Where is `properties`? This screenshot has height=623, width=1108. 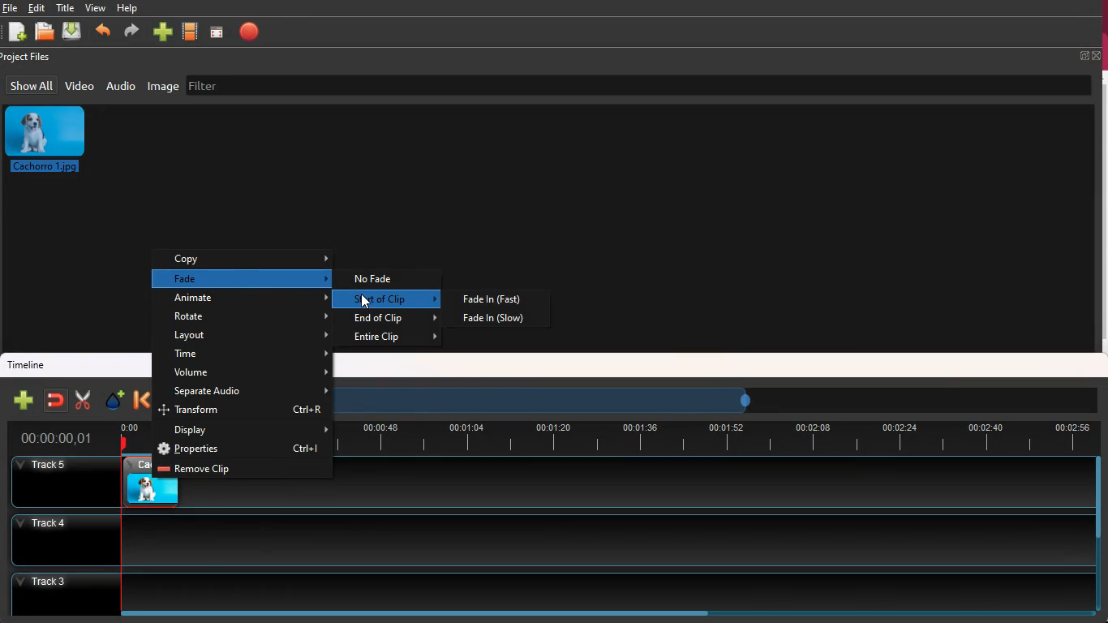 properties is located at coordinates (244, 449).